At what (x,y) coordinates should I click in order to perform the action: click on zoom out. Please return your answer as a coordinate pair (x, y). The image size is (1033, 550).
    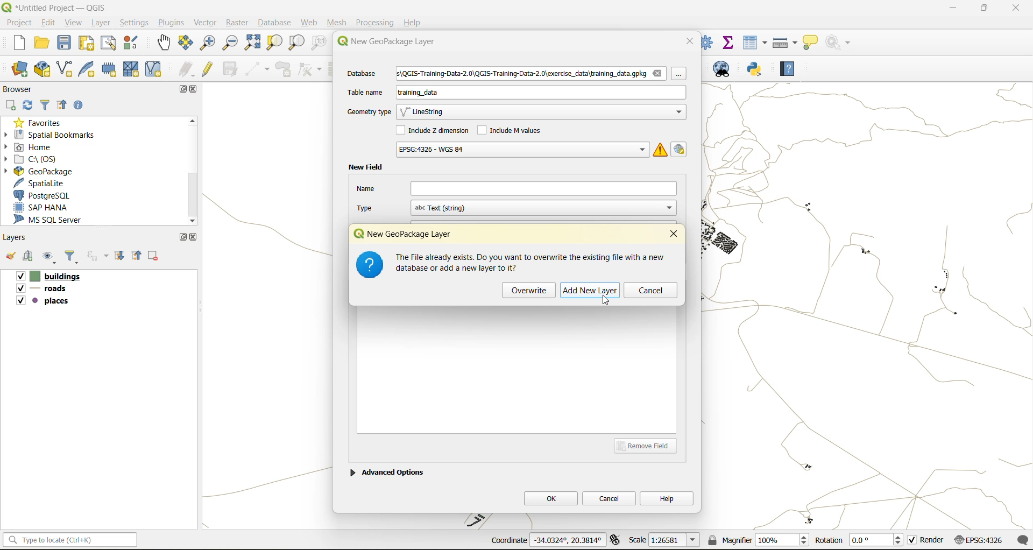
    Looking at the image, I should click on (229, 44).